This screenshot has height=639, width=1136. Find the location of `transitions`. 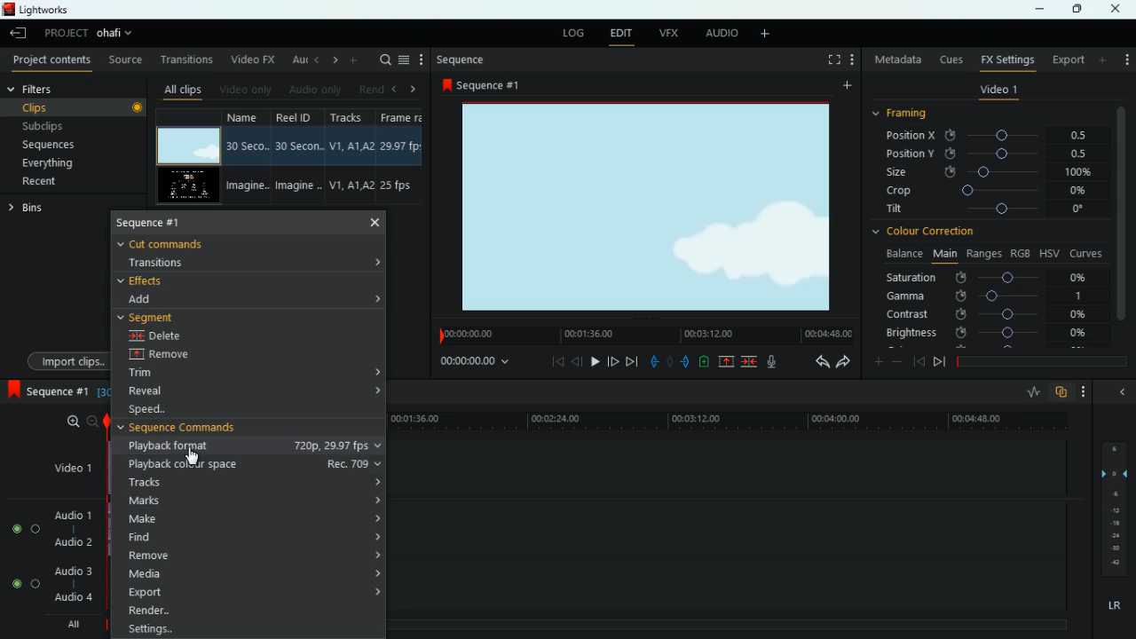

transitions is located at coordinates (185, 59).